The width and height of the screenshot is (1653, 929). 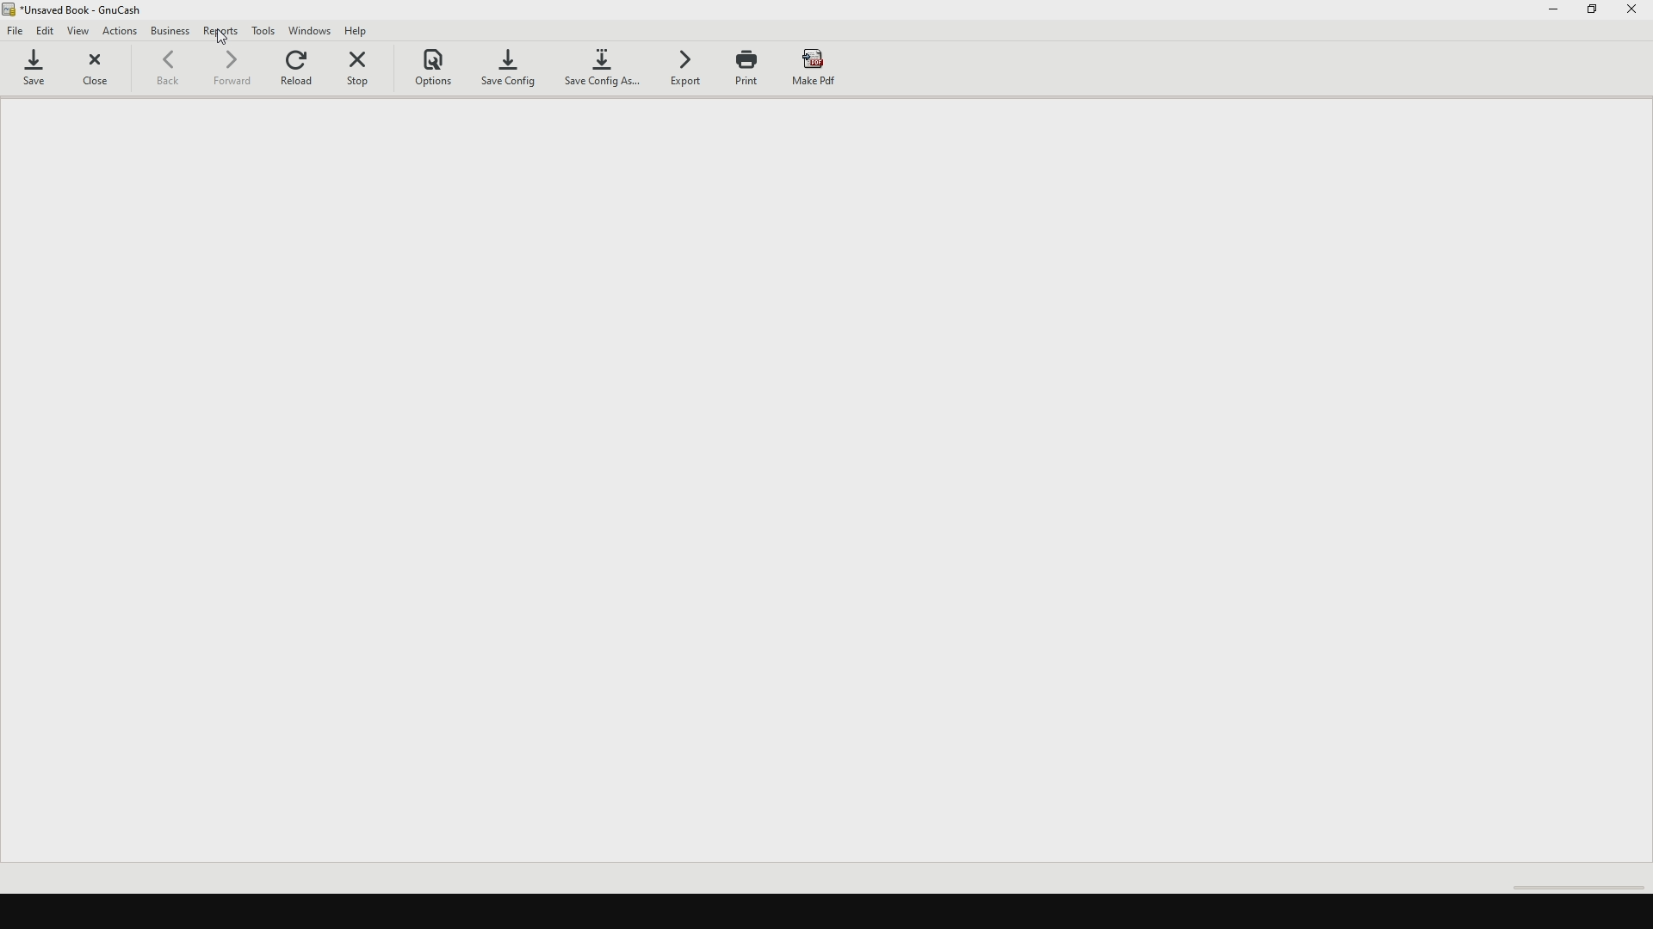 What do you see at coordinates (40, 71) in the screenshot?
I see `save` at bounding box center [40, 71].